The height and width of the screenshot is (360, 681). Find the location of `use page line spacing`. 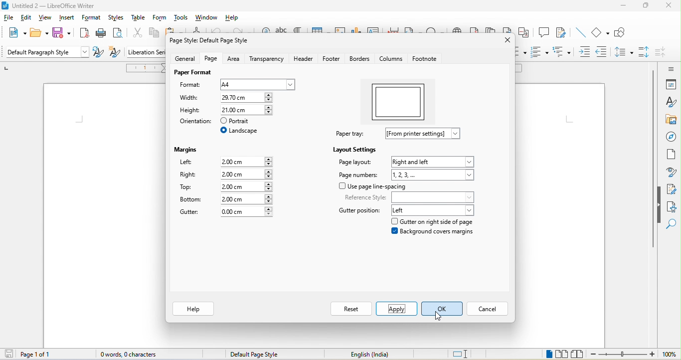

use page line spacing is located at coordinates (373, 186).